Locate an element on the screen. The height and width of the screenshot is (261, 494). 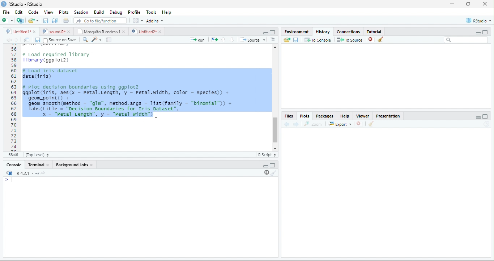
save is located at coordinates (38, 40).